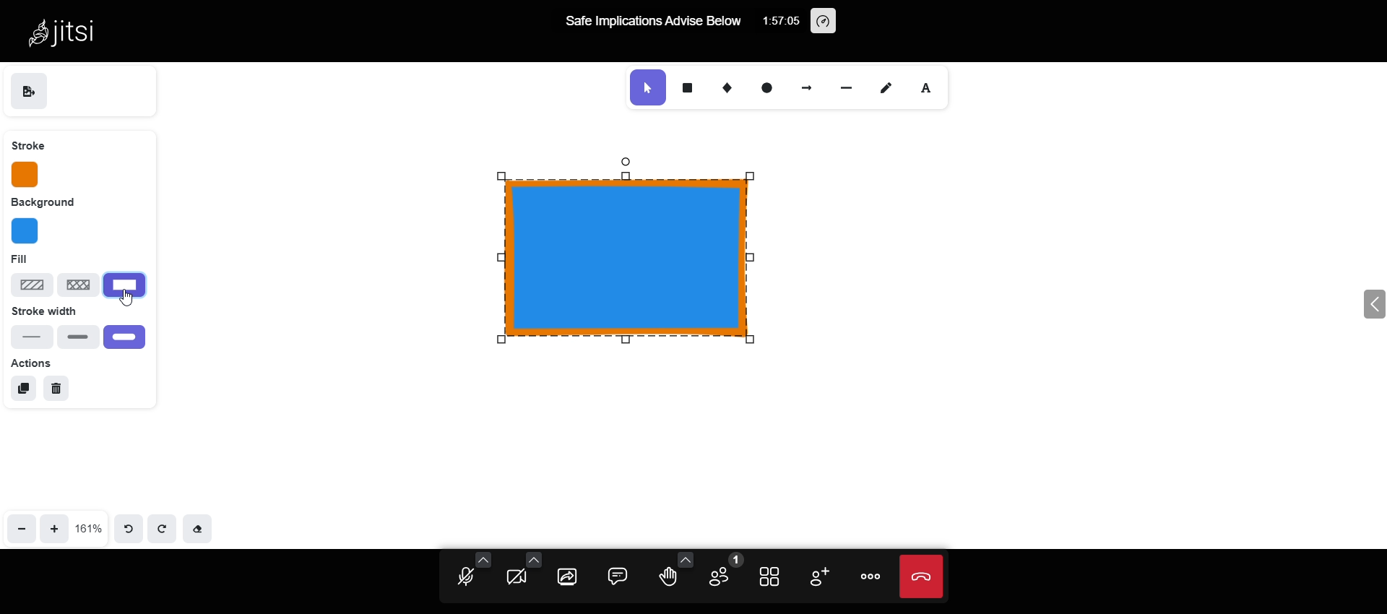  Describe the element at coordinates (668, 579) in the screenshot. I see `raise hands` at that location.